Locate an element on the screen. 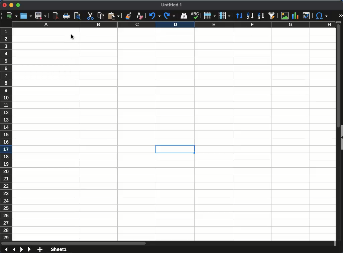 Image resolution: width=343 pixels, height=253 pixels. filter is located at coordinates (273, 16).